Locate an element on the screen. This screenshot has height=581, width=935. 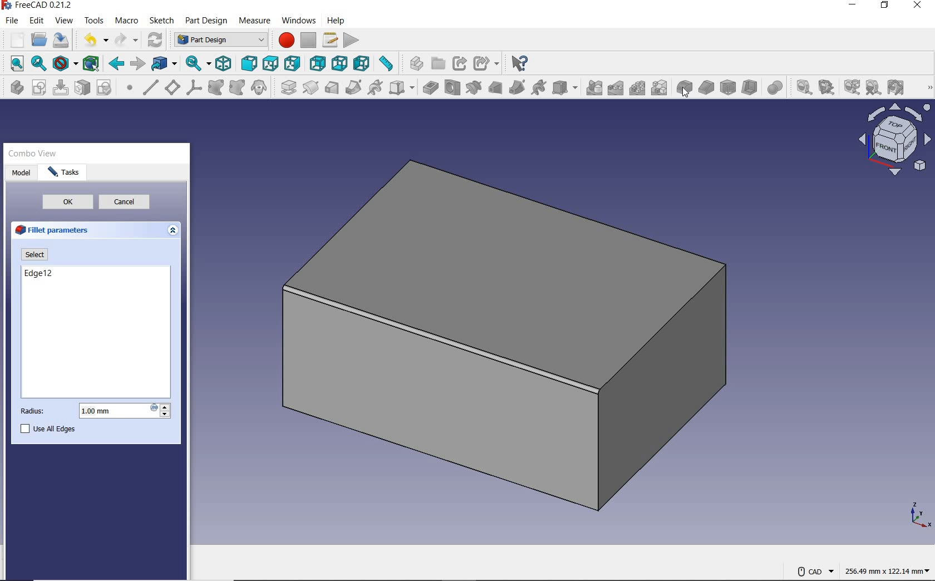
front is located at coordinates (249, 63).